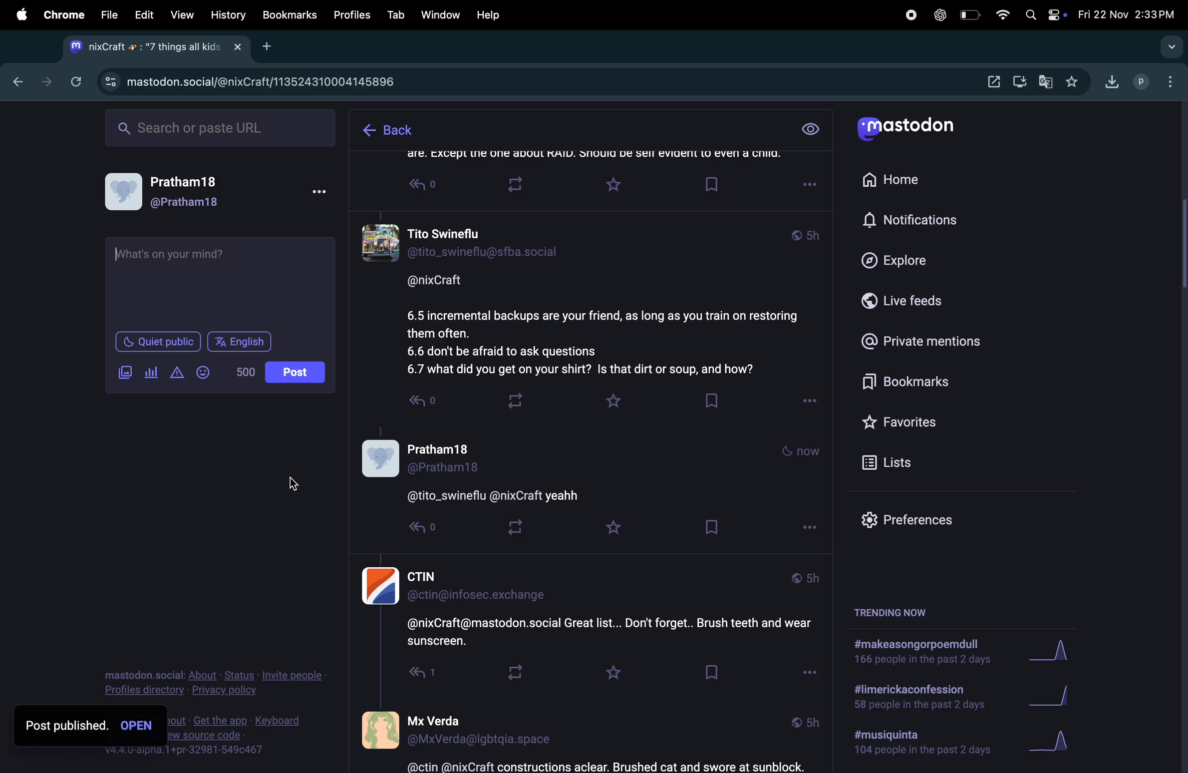 This screenshot has height=773, width=1188. Describe the element at coordinates (122, 372) in the screenshot. I see `add image` at that location.